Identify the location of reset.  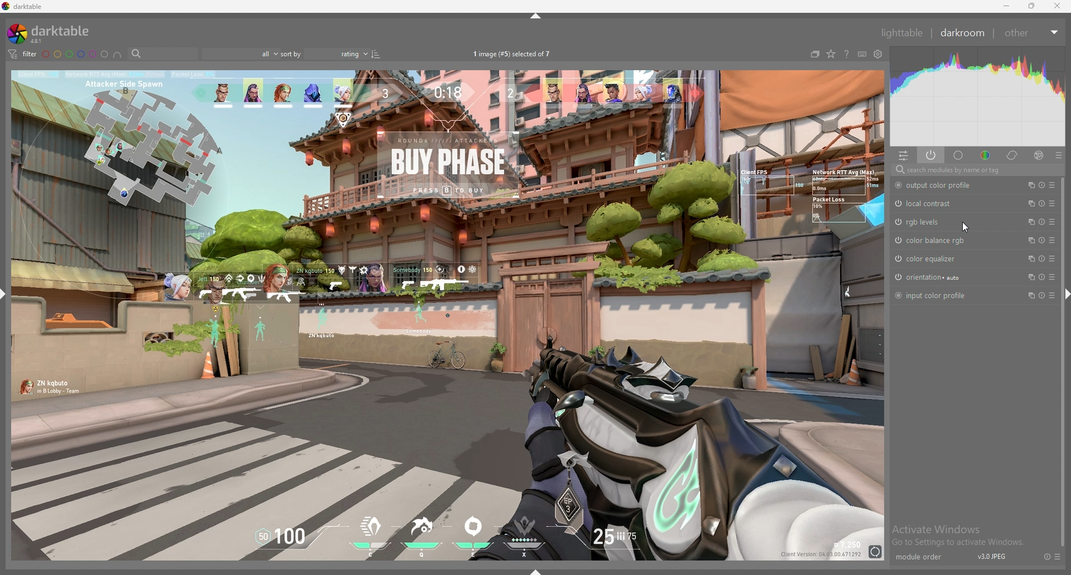
(1041, 185).